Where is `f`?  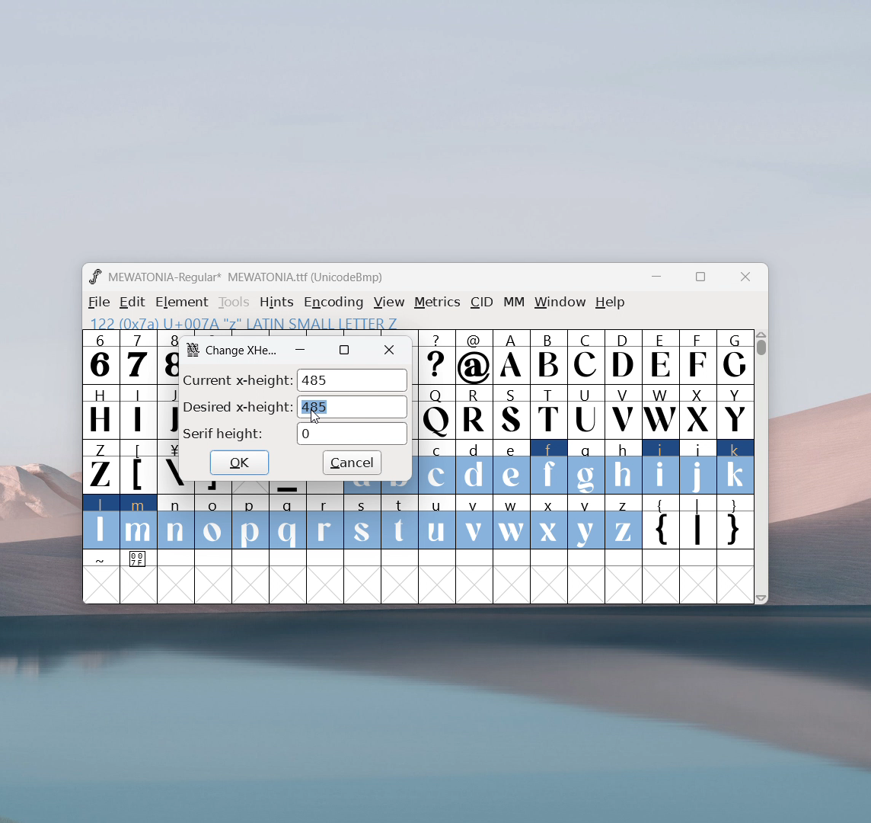 f is located at coordinates (550, 466).